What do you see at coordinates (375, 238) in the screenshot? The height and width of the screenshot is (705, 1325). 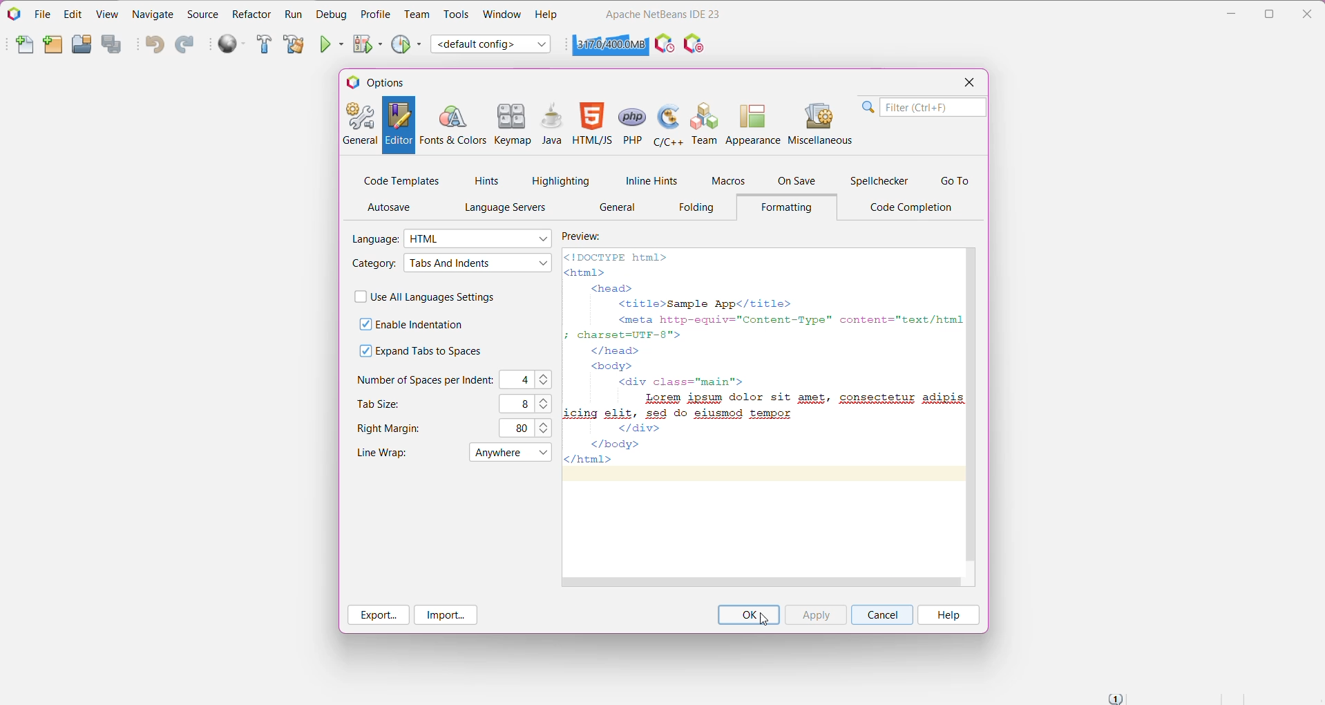 I see `Language` at bounding box center [375, 238].